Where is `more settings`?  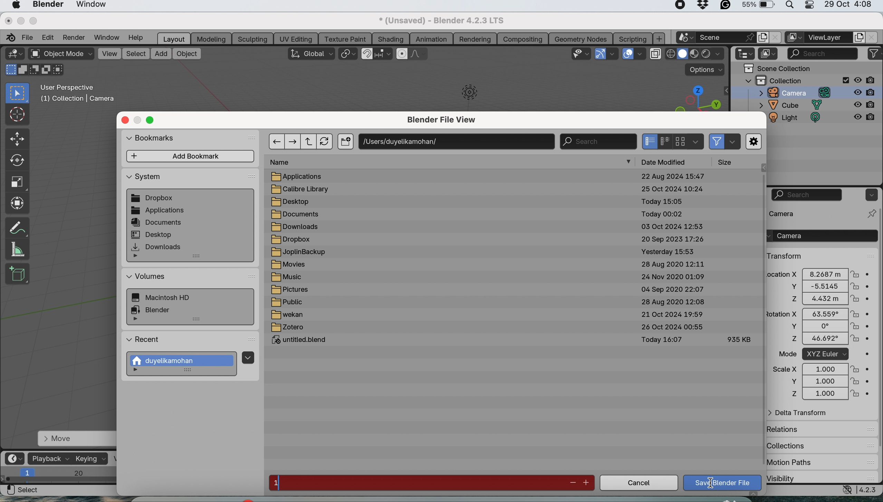 more settings is located at coordinates (754, 142).